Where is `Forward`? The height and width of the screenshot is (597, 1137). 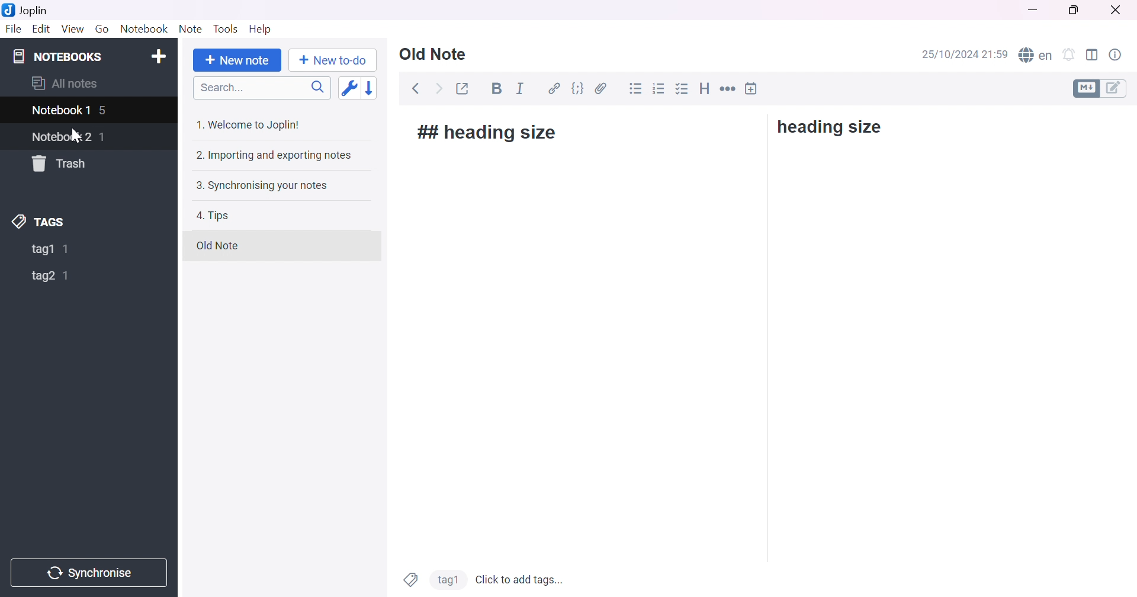
Forward is located at coordinates (438, 89).